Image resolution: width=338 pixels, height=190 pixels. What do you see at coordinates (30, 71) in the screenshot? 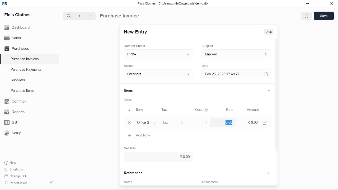
I see `Purchase Payments` at bounding box center [30, 71].